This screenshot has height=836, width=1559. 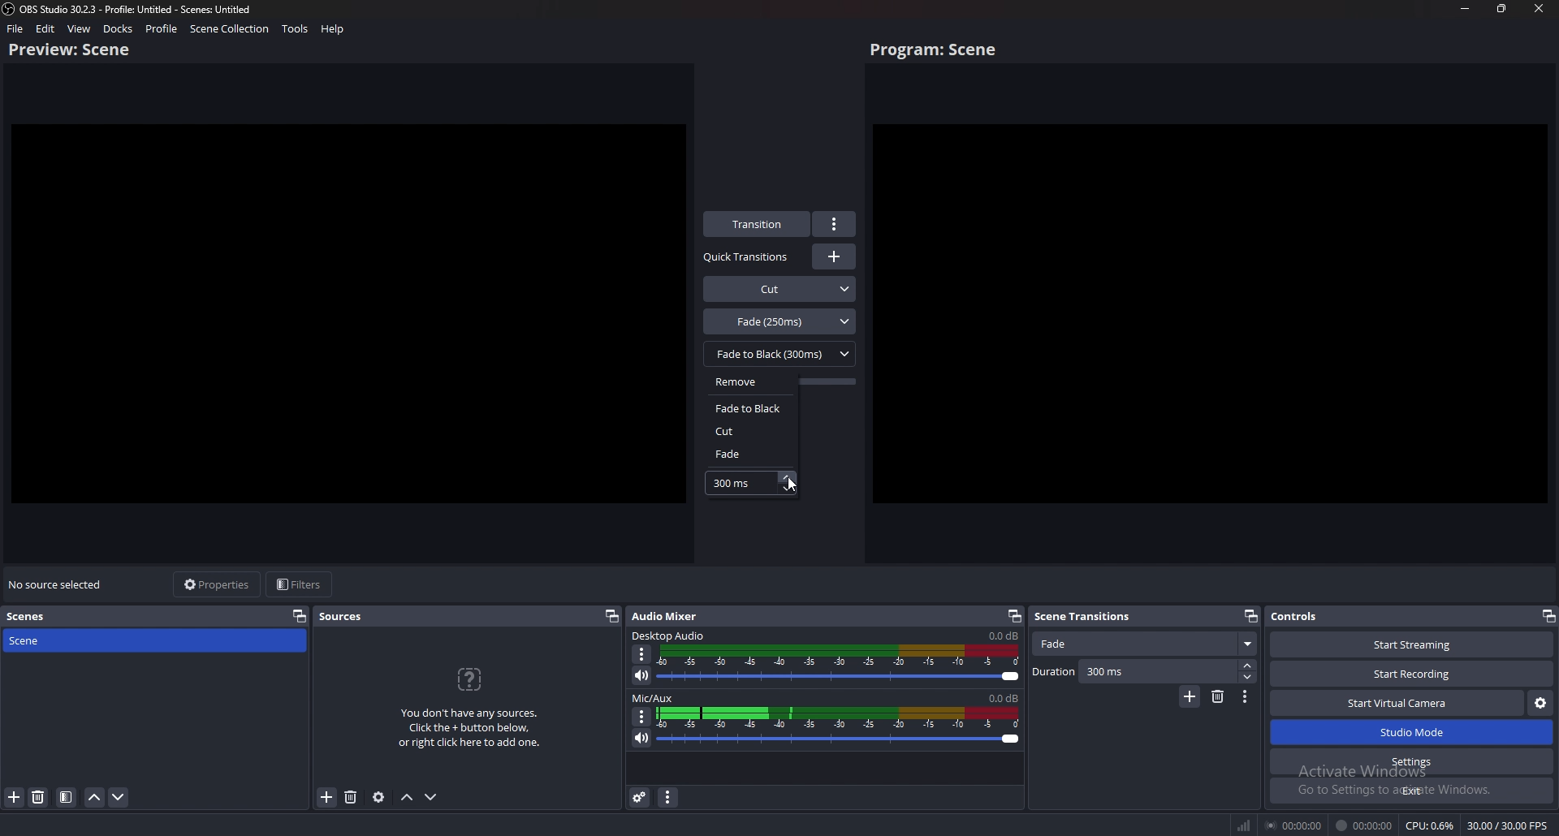 What do you see at coordinates (1292, 826) in the screenshot?
I see `00:00:00` at bounding box center [1292, 826].